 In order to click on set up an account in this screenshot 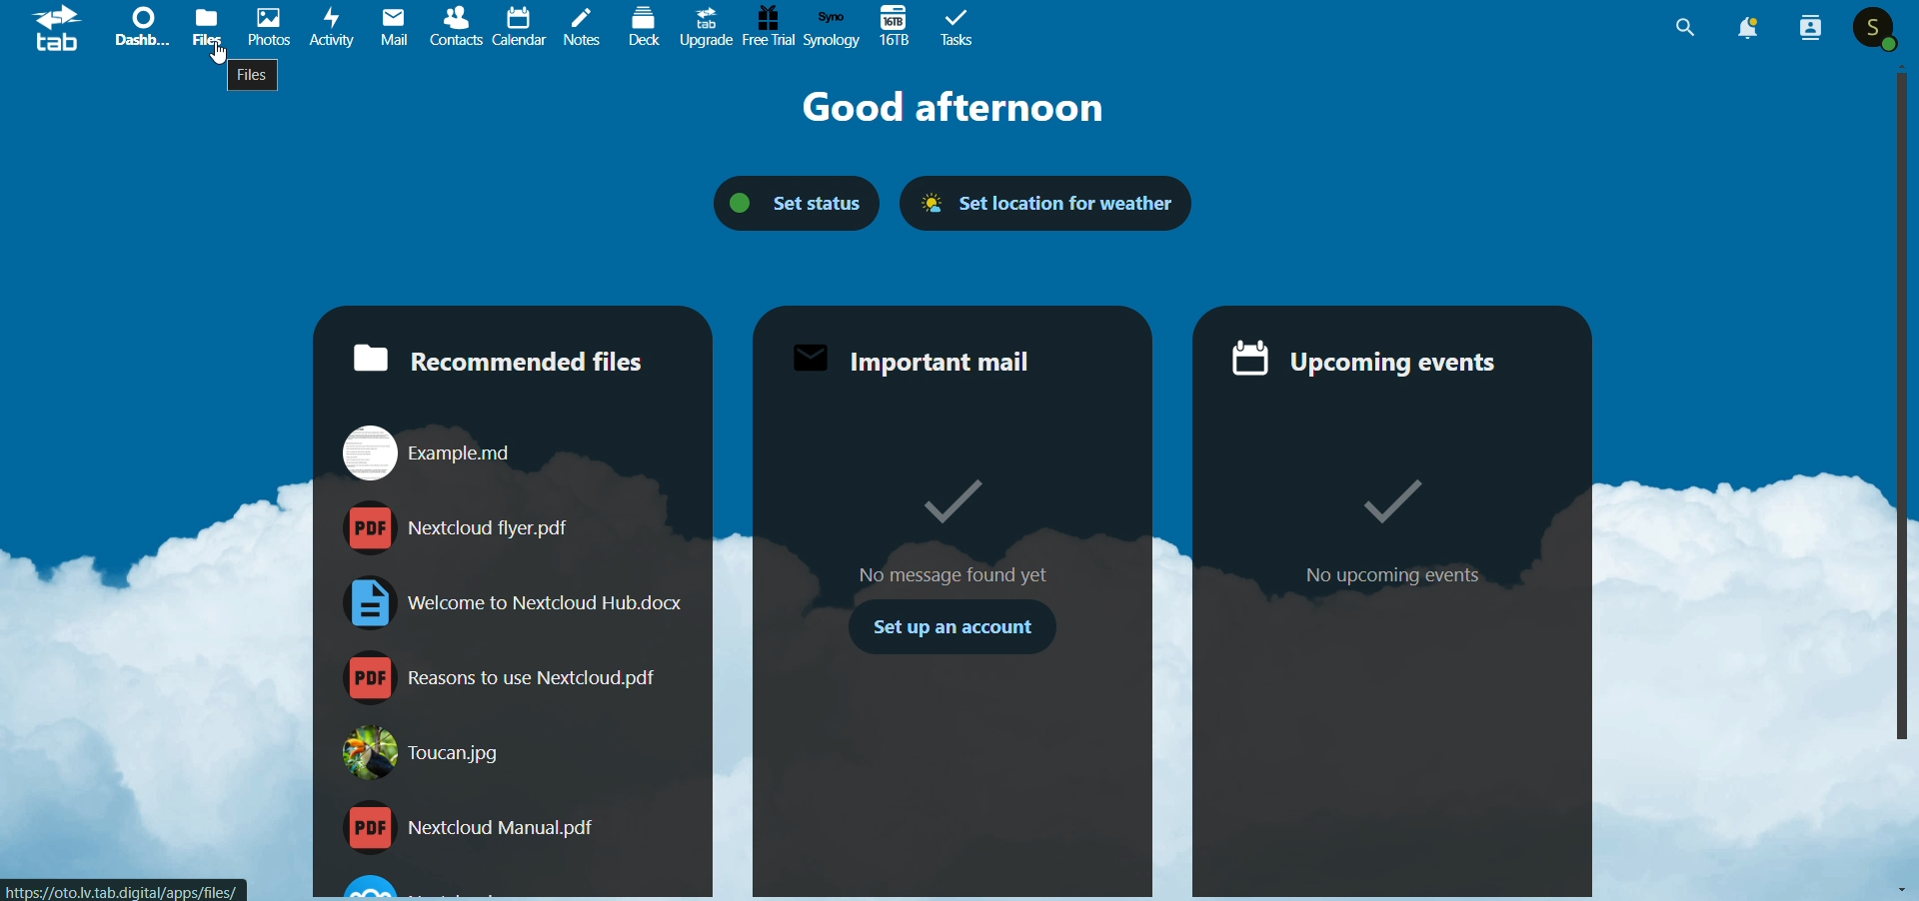, I will do `click(952, 628)`.